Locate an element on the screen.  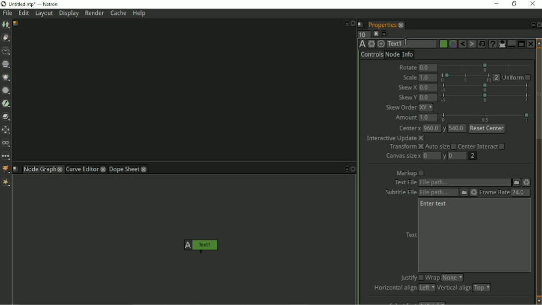
Uniform is located at coordinates (517, 78).